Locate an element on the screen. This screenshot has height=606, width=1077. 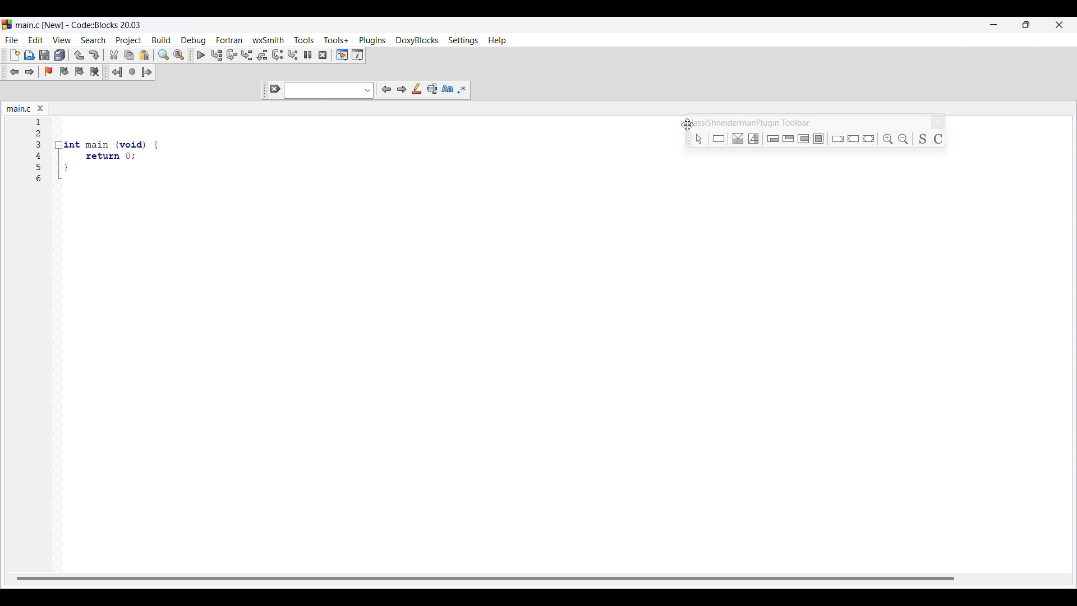
 is located at coordinates (720, 139).